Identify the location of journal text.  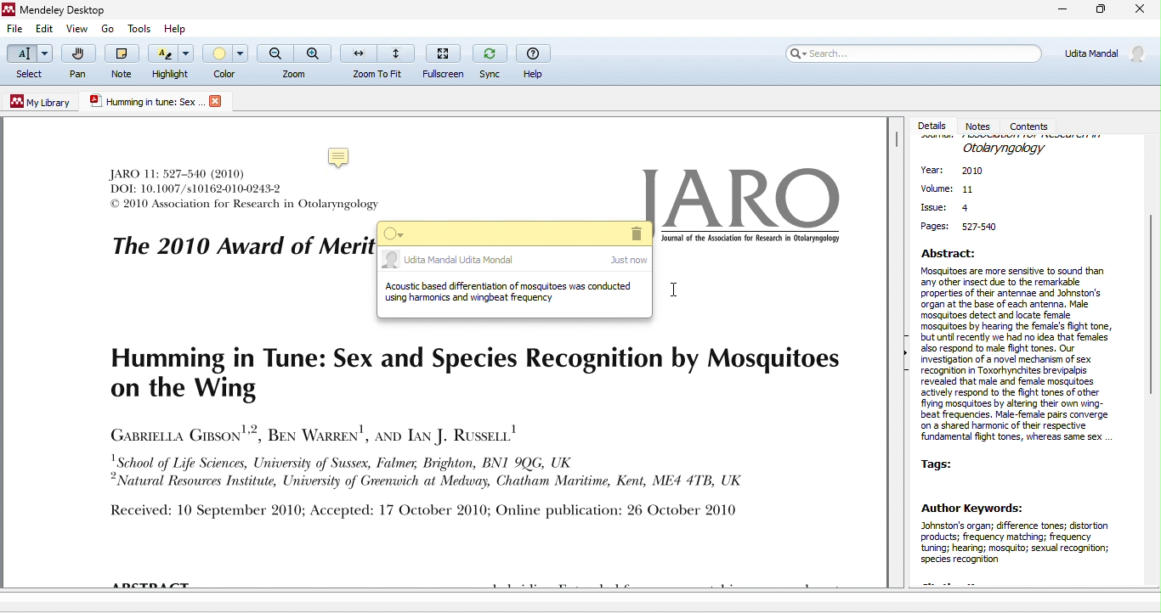
(243, 192).